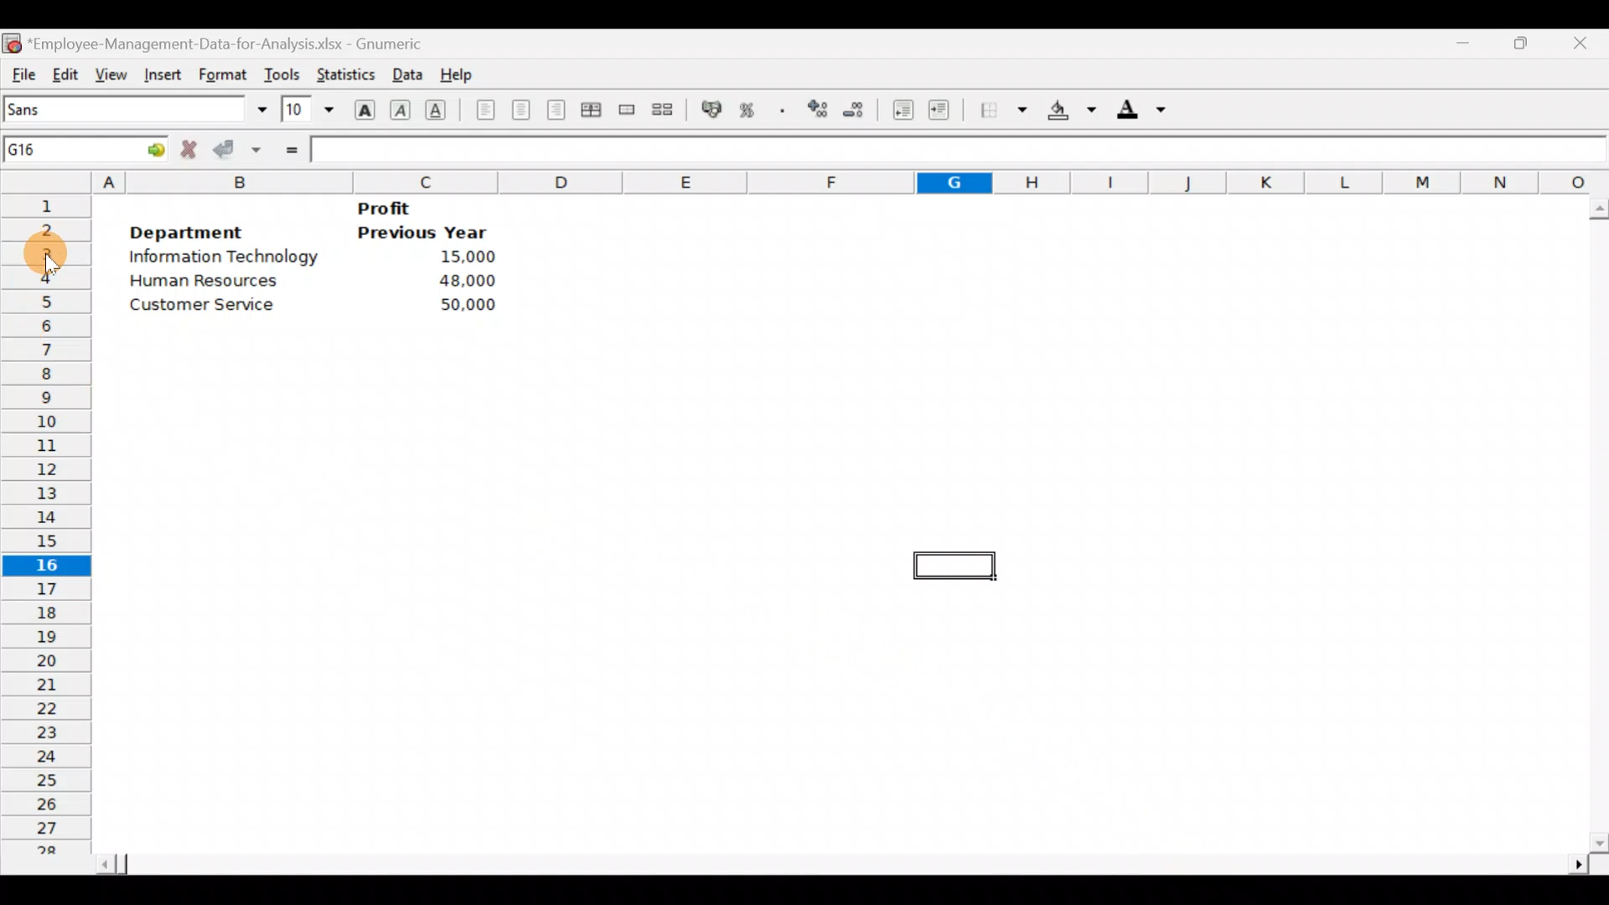 The height and width of the screenshot is (905, 1609). I want to click on Decrease decimals, so click(861, 109).